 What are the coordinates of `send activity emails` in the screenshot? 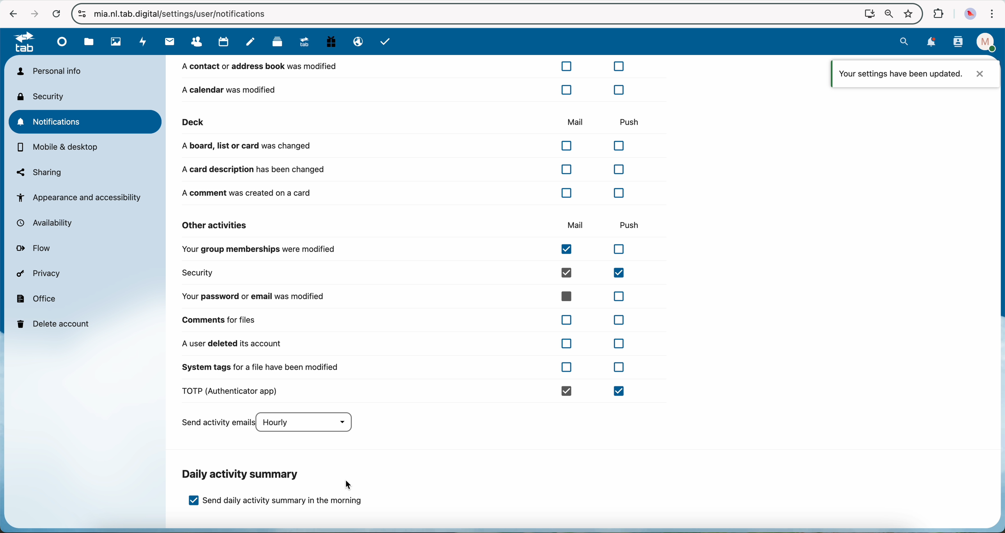 It's located at (271, 423).